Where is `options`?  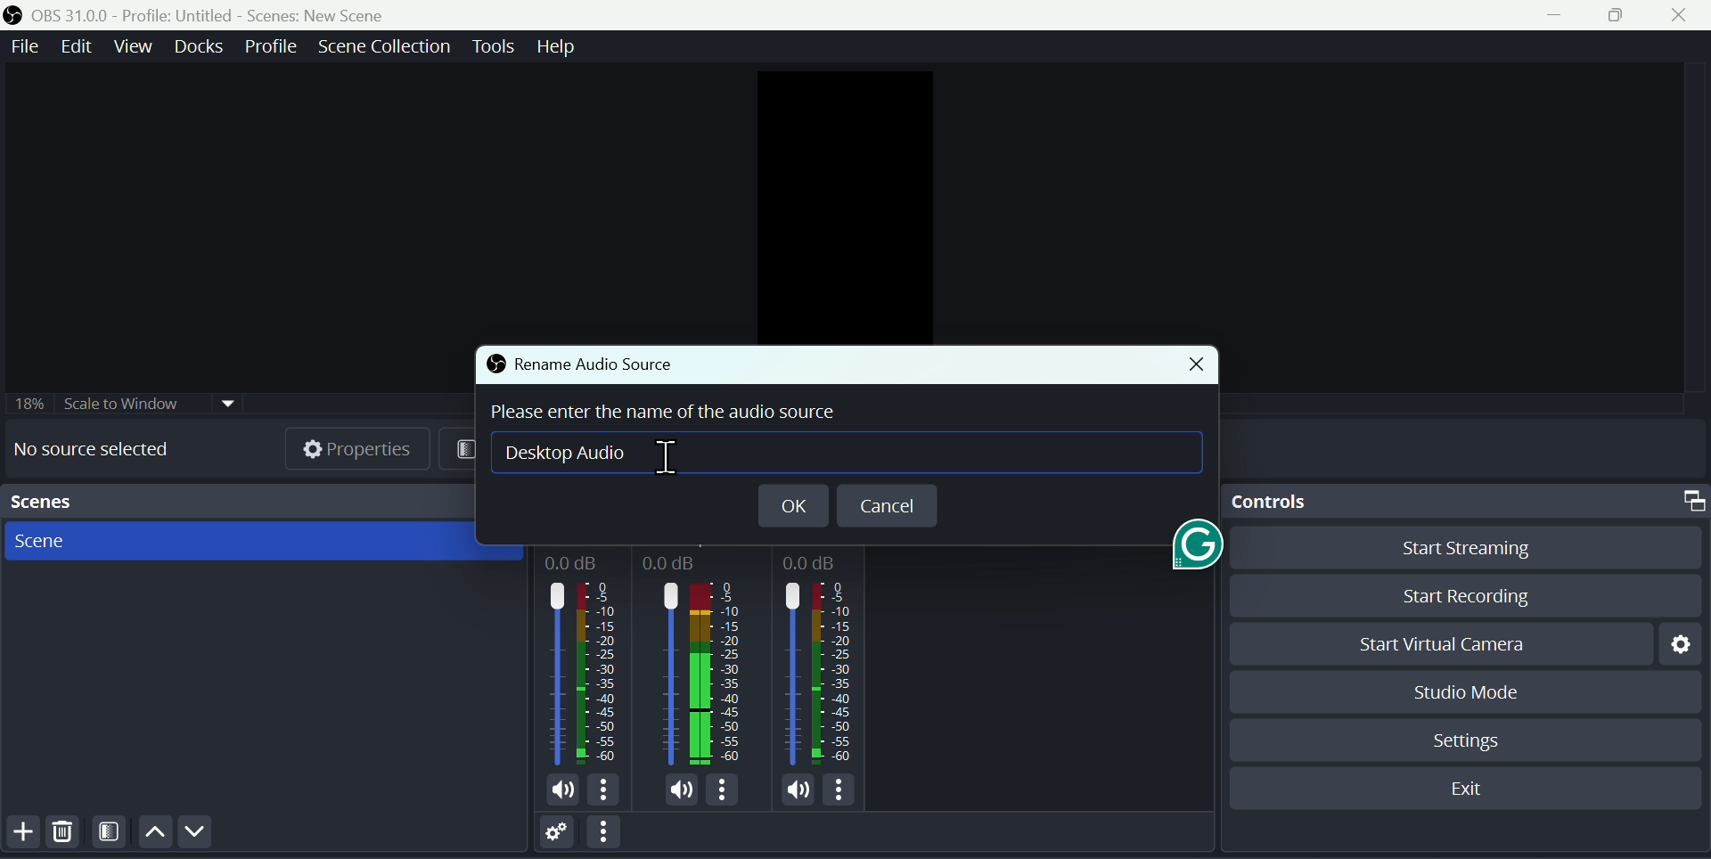 options is located at coordinates (605, 832).